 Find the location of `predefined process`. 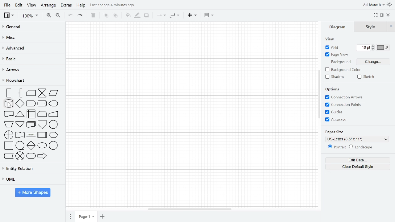

predefined process is located at coordinates (41, 135).